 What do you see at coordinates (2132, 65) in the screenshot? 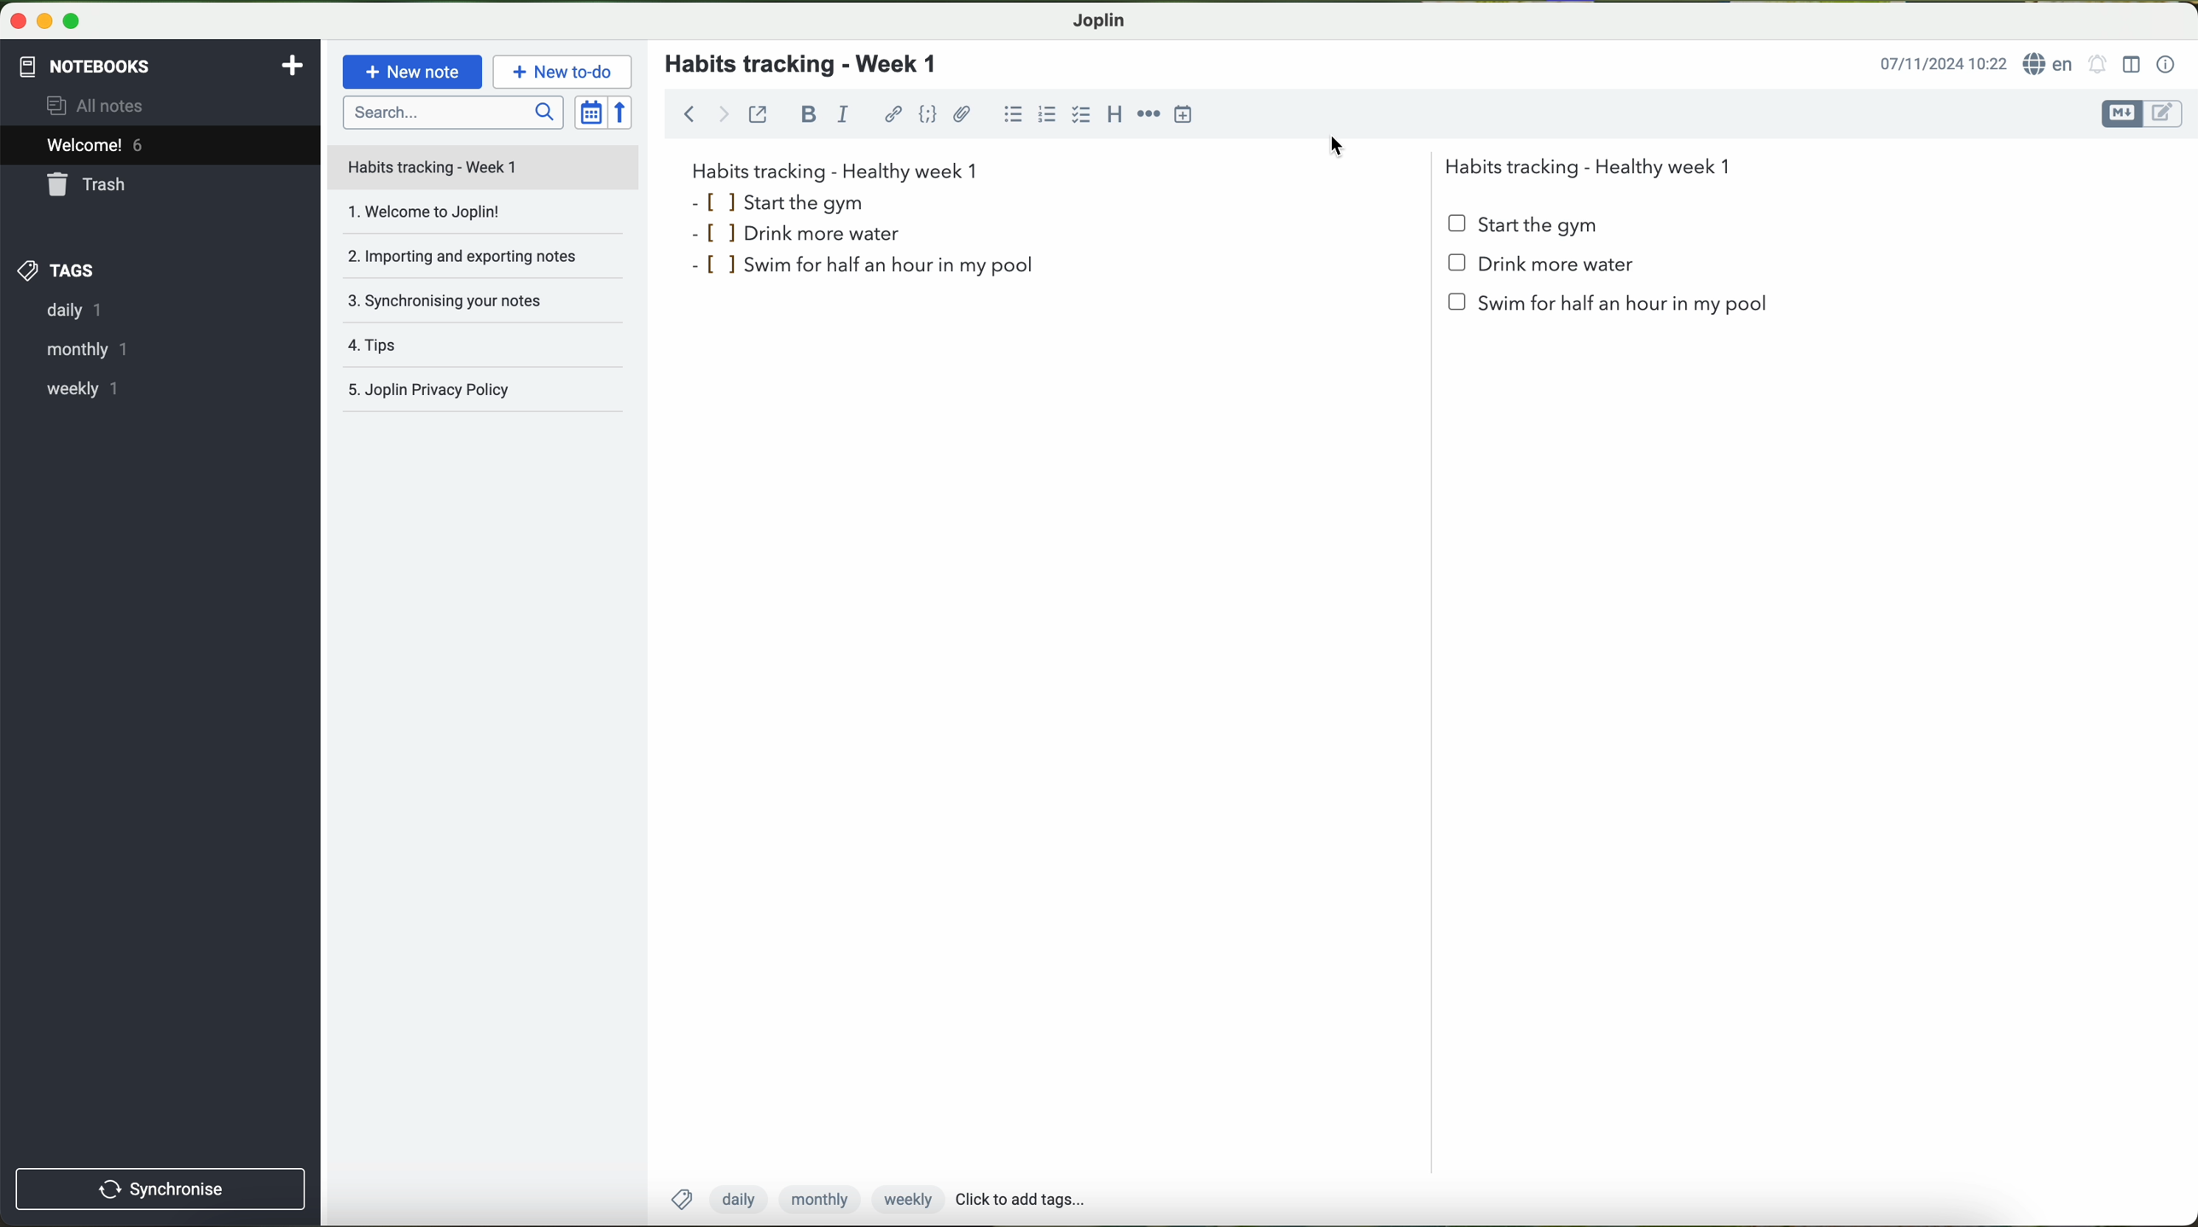
I see `toggle editor layout` at bounding box center [2132, 65].